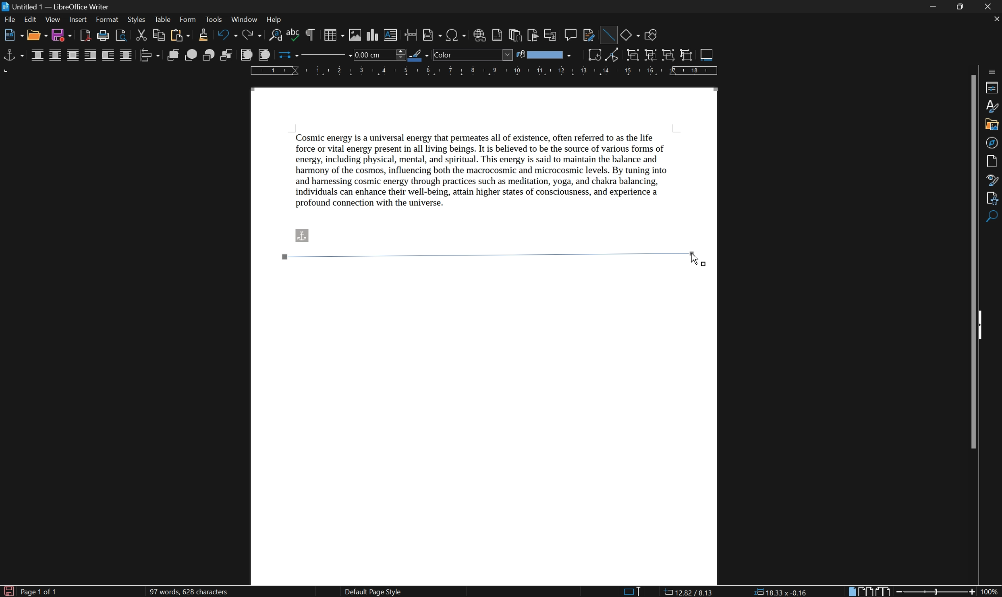 This screenshot has height=597, width=1002. I want to click on cut, so click(142, 35).